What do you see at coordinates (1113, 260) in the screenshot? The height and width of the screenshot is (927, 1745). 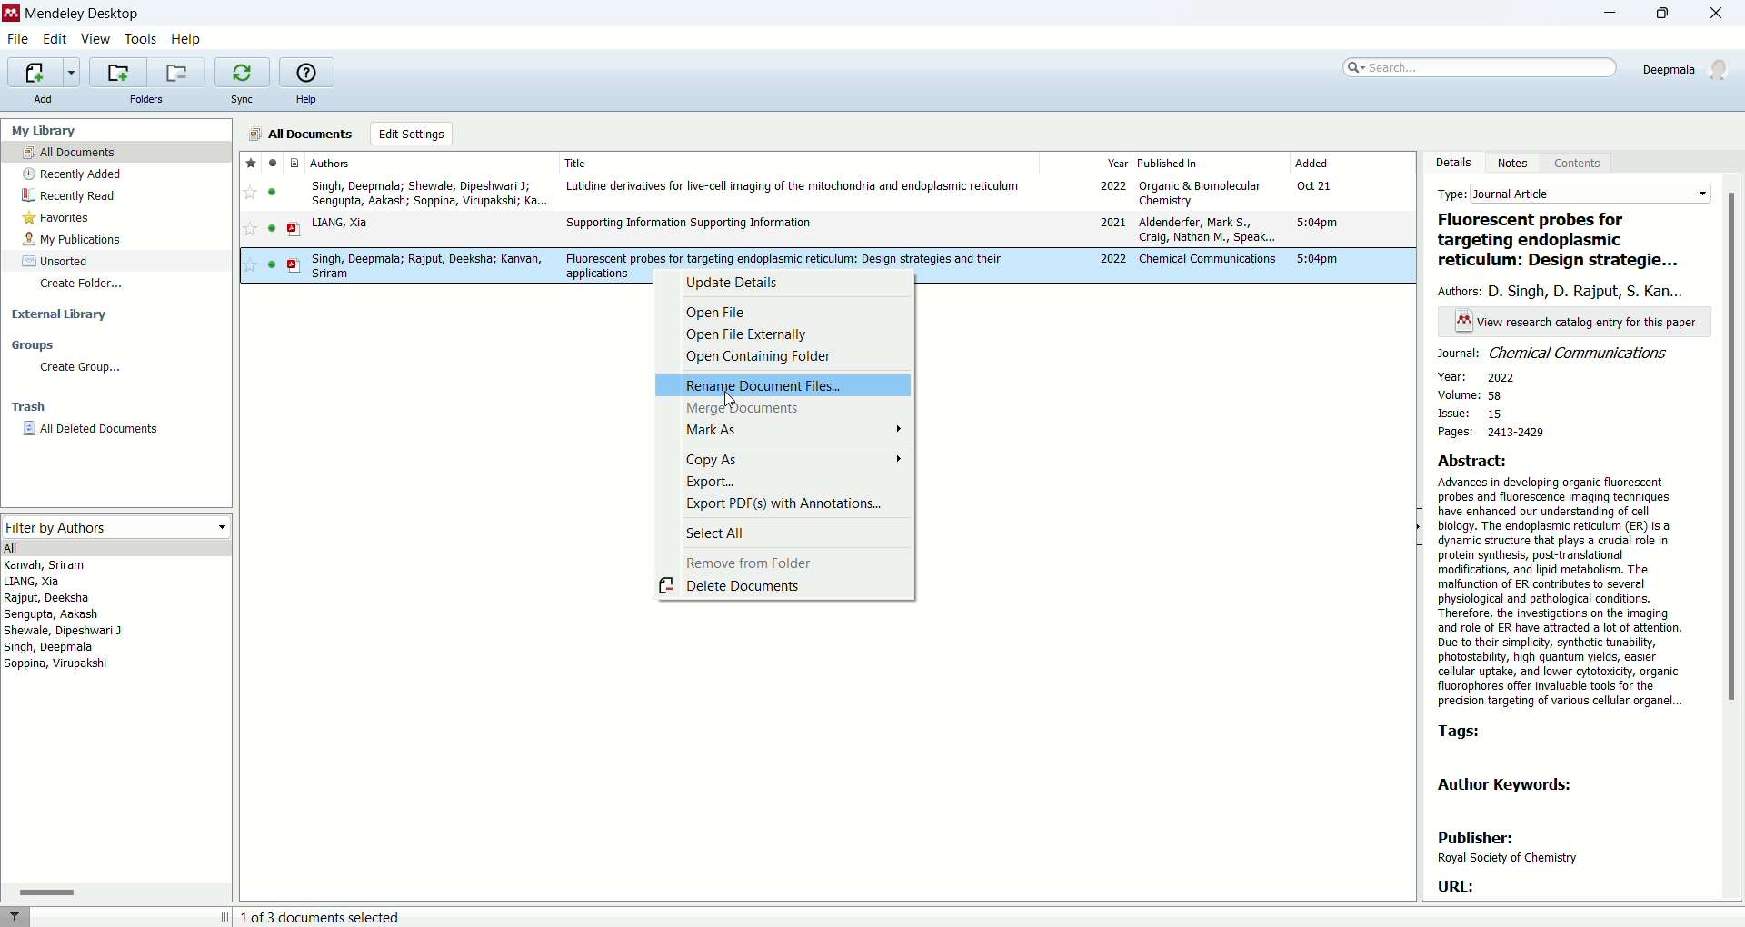 I see `2022` at bounding box center [1113, 260].